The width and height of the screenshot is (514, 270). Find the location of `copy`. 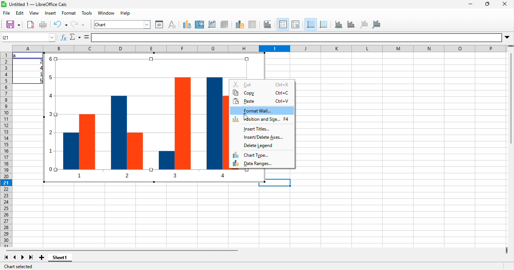

copy is located at coordinates (262, 93).